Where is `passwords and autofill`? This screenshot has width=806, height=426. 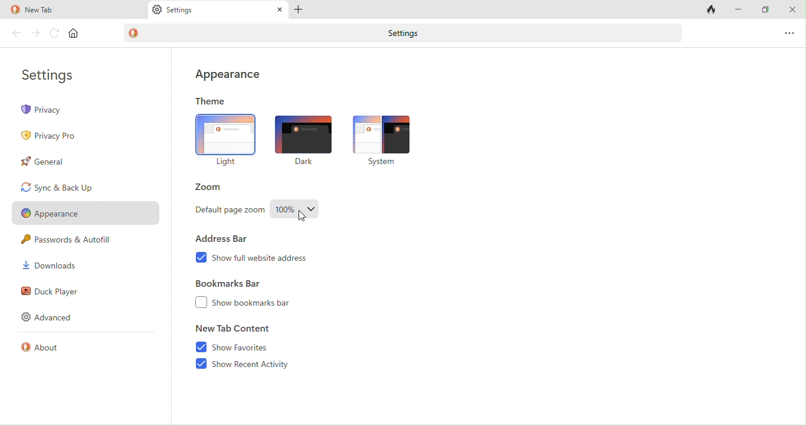 passwords and autofill is located at coordinates (76, 241).